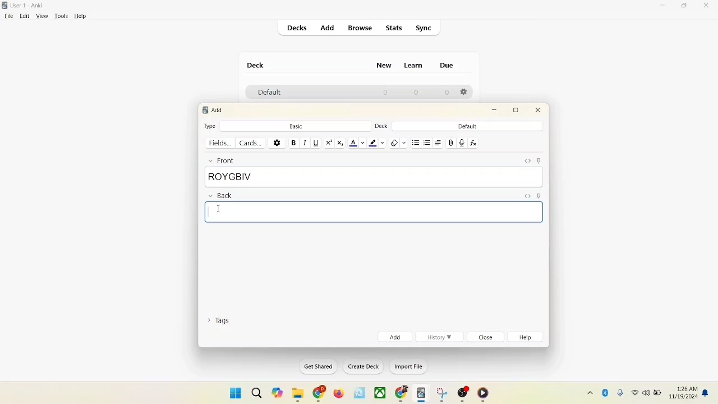  I want to click on typing, so click(375, 212).